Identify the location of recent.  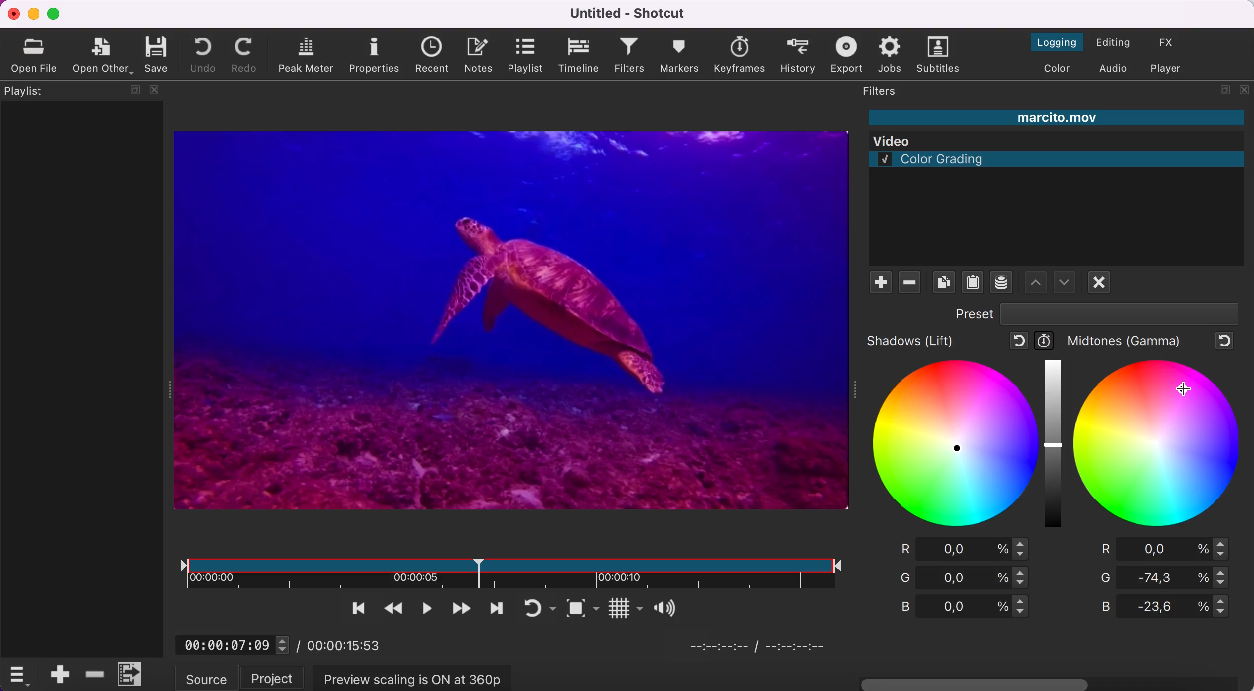
(431, 56).